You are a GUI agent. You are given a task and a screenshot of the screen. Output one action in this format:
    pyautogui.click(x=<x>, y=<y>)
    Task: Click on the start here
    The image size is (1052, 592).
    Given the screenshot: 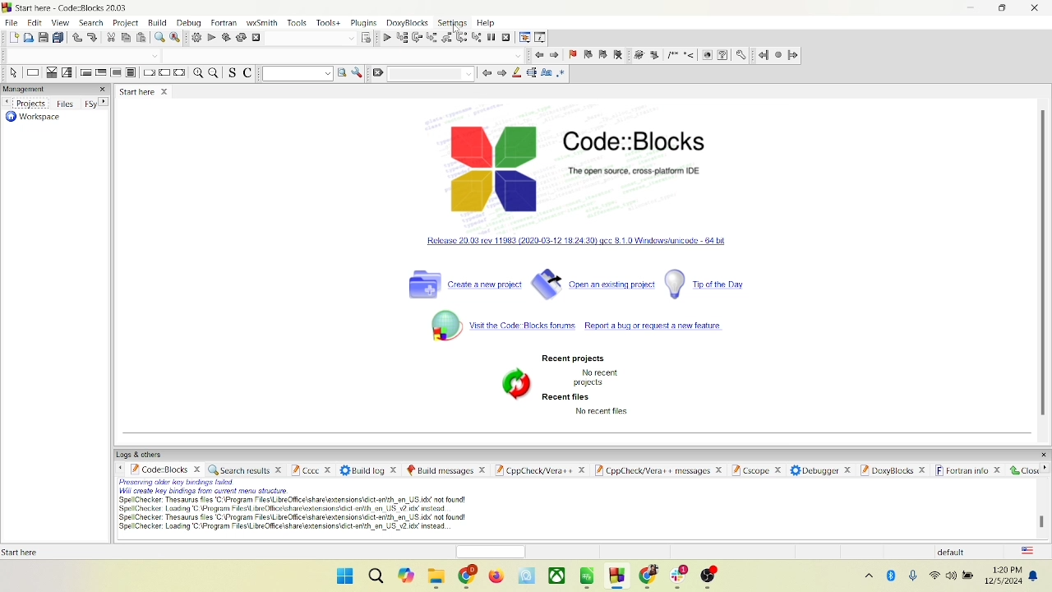 What is the action you would take?
    pyautogui.click(x=145, y=91)
    